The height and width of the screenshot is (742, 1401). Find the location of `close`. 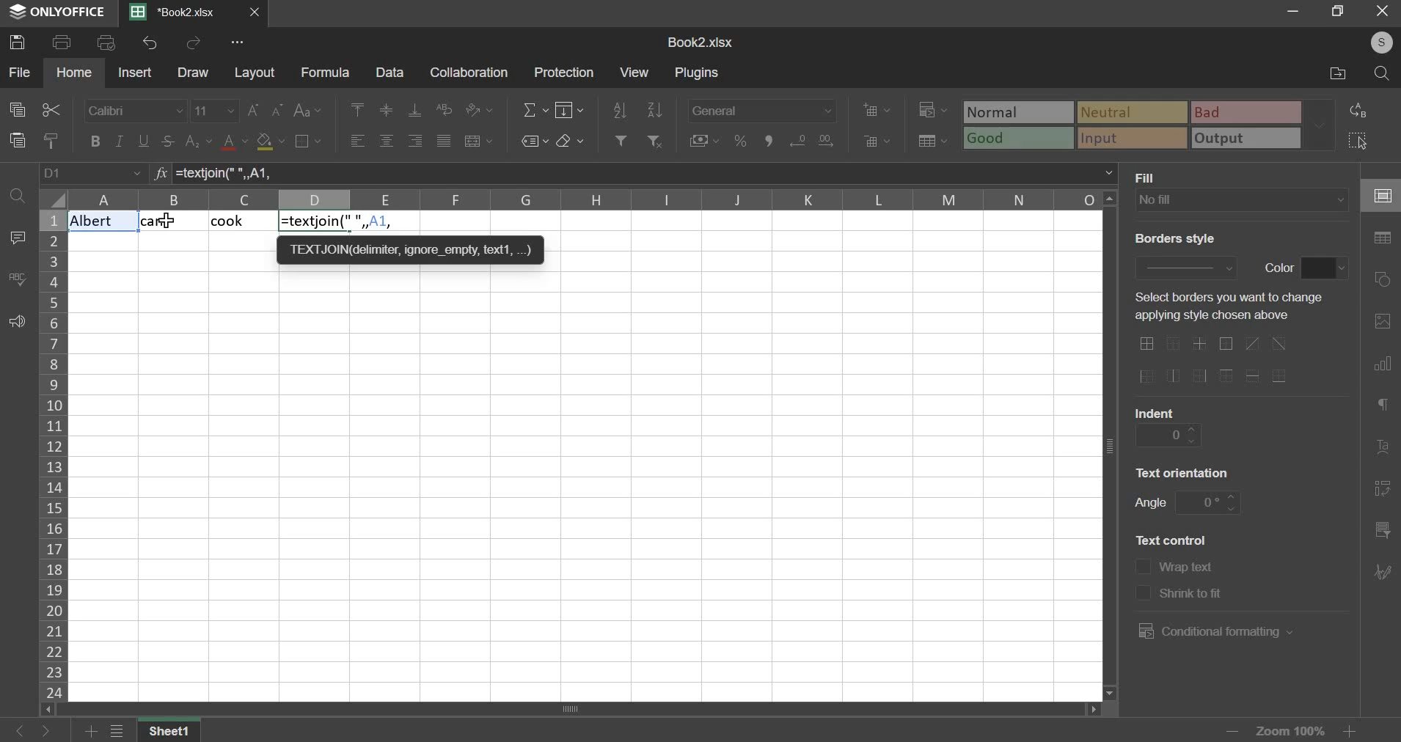

close is located at coordinates (258, 14).